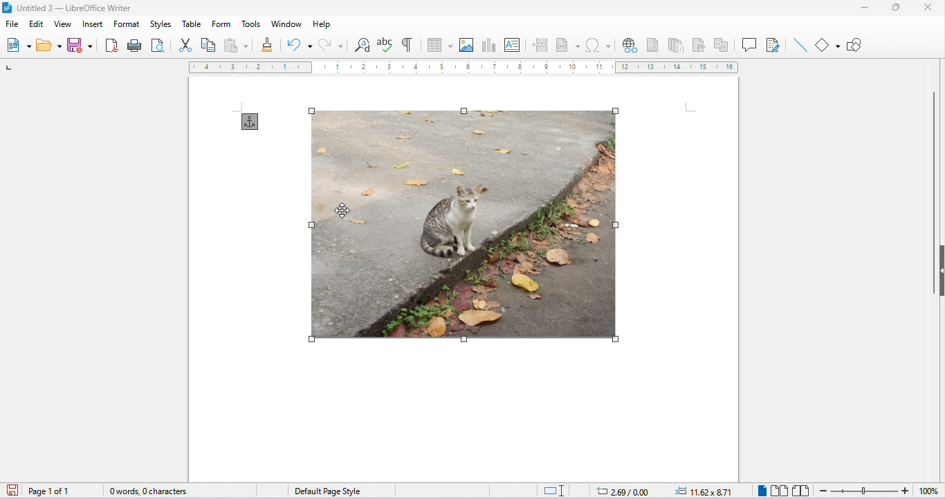  I want to click on open, so click(50, 46).